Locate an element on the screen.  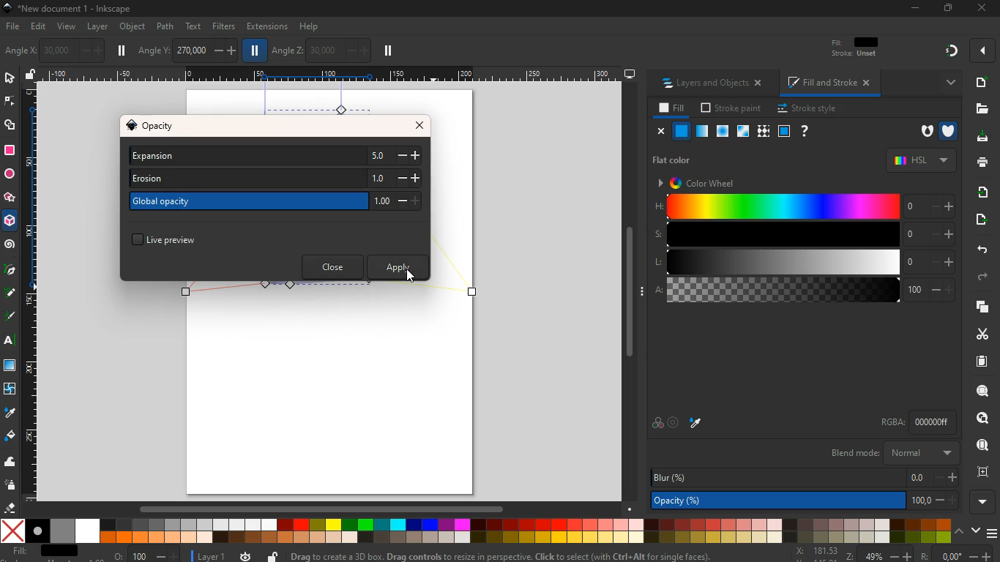
path is located at coordinates (165, 26).